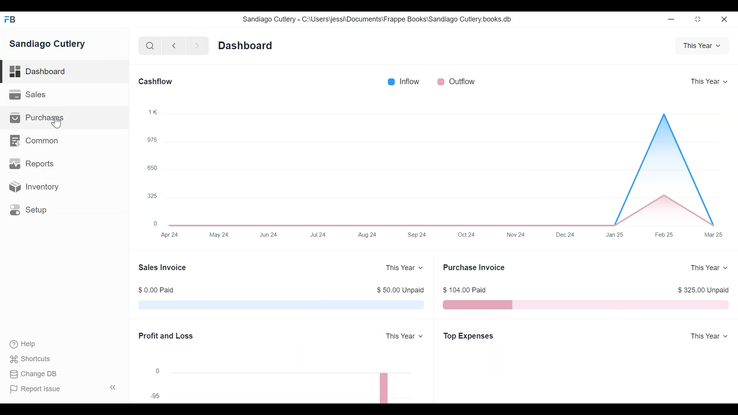  Describe the element at coordinates (672, 20) in the screenshot. I see `minimize` at that location.